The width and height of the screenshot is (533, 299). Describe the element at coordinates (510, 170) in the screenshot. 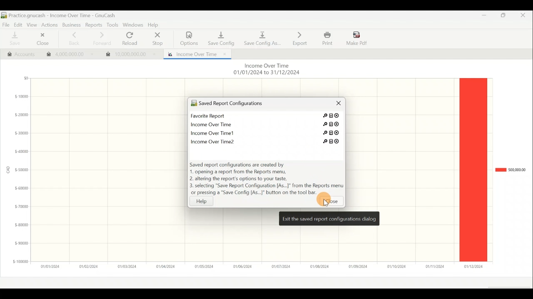

I see `Chart legend` at that location.